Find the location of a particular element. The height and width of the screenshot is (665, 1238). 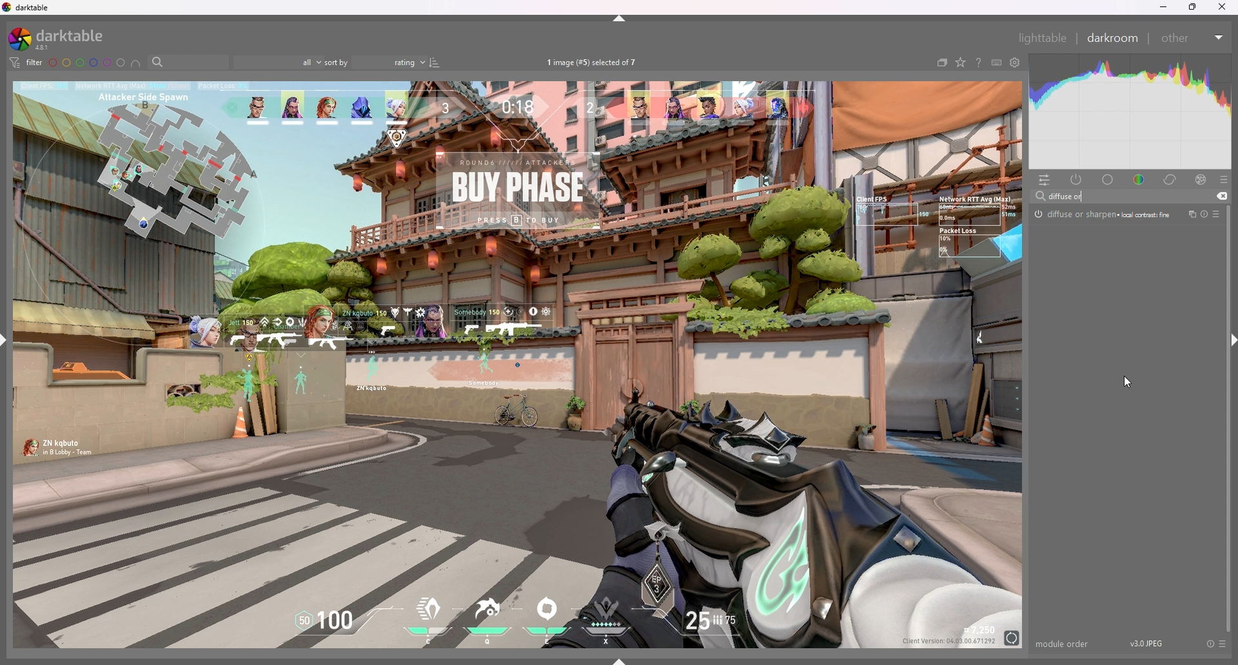

filter by images rating is located at coordinates (278, 63).